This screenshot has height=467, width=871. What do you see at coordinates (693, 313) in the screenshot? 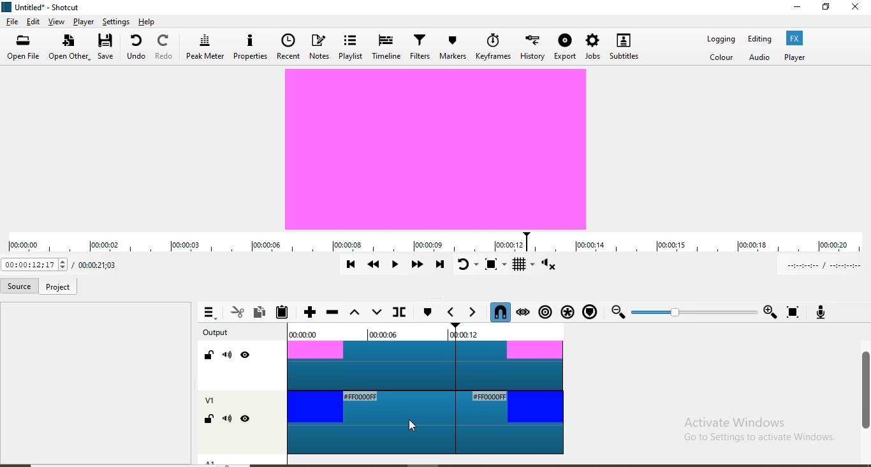
I see `Zoom slider` at bounding box center [693, 313].